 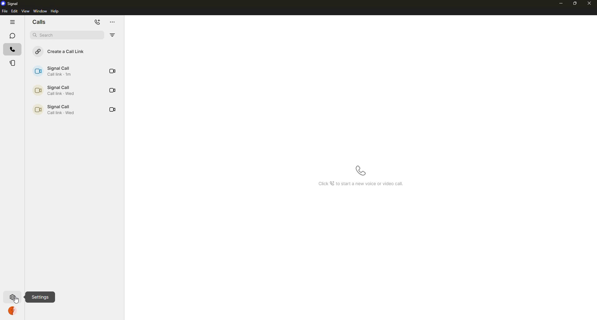 I want to click on profile, so click(x=12, y=311).